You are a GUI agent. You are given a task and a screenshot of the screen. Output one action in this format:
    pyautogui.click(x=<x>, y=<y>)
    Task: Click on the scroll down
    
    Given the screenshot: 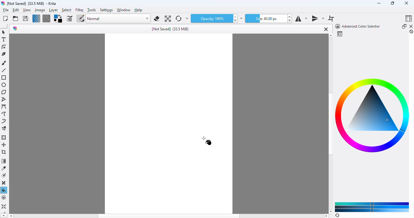 What is the action you would take?
    pyautogui.click(x=4, y=216)
    